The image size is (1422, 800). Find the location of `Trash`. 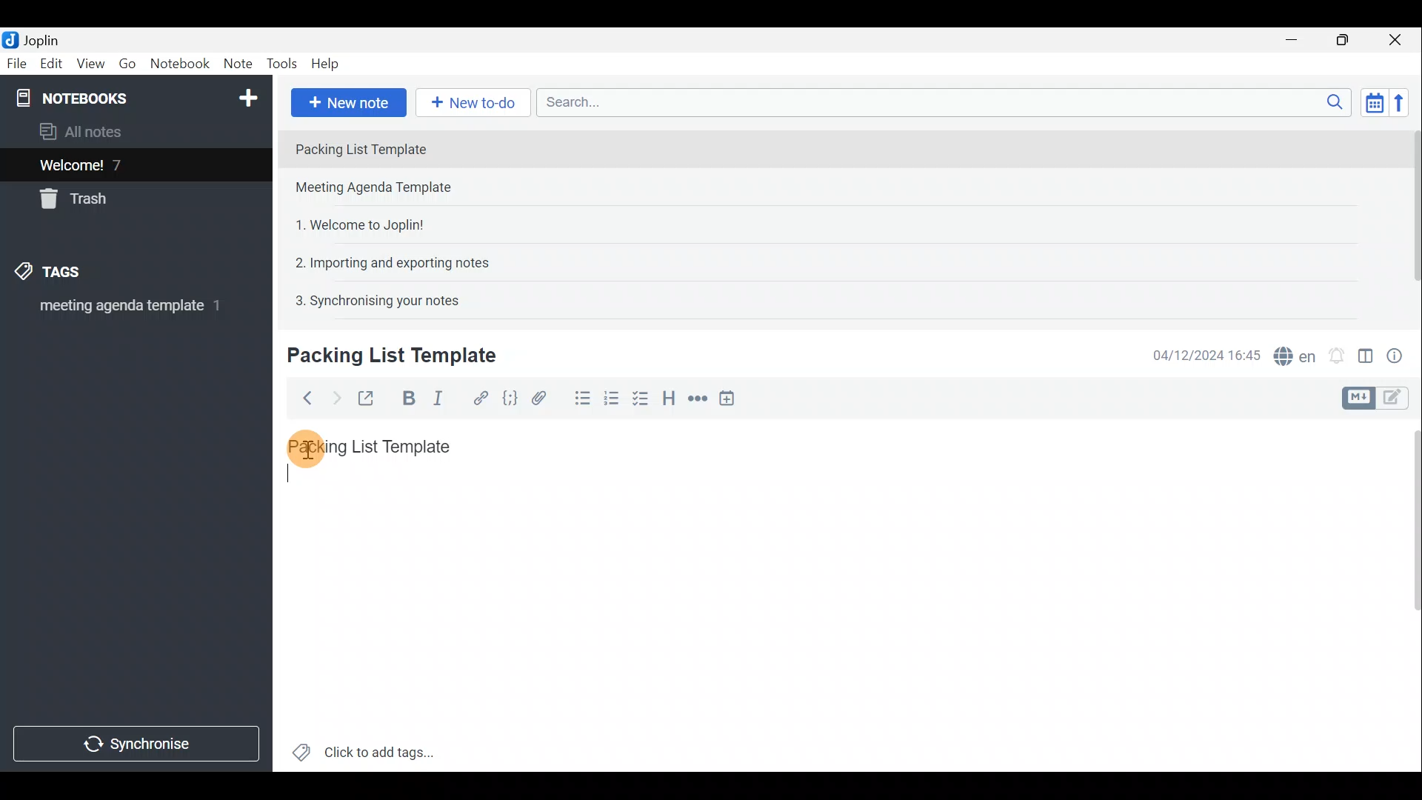

Trash is located at coordinates (79, 201).